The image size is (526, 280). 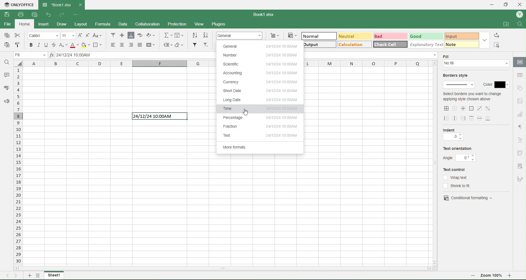 I want to click on Rows Number, so click(x=19, y=171).